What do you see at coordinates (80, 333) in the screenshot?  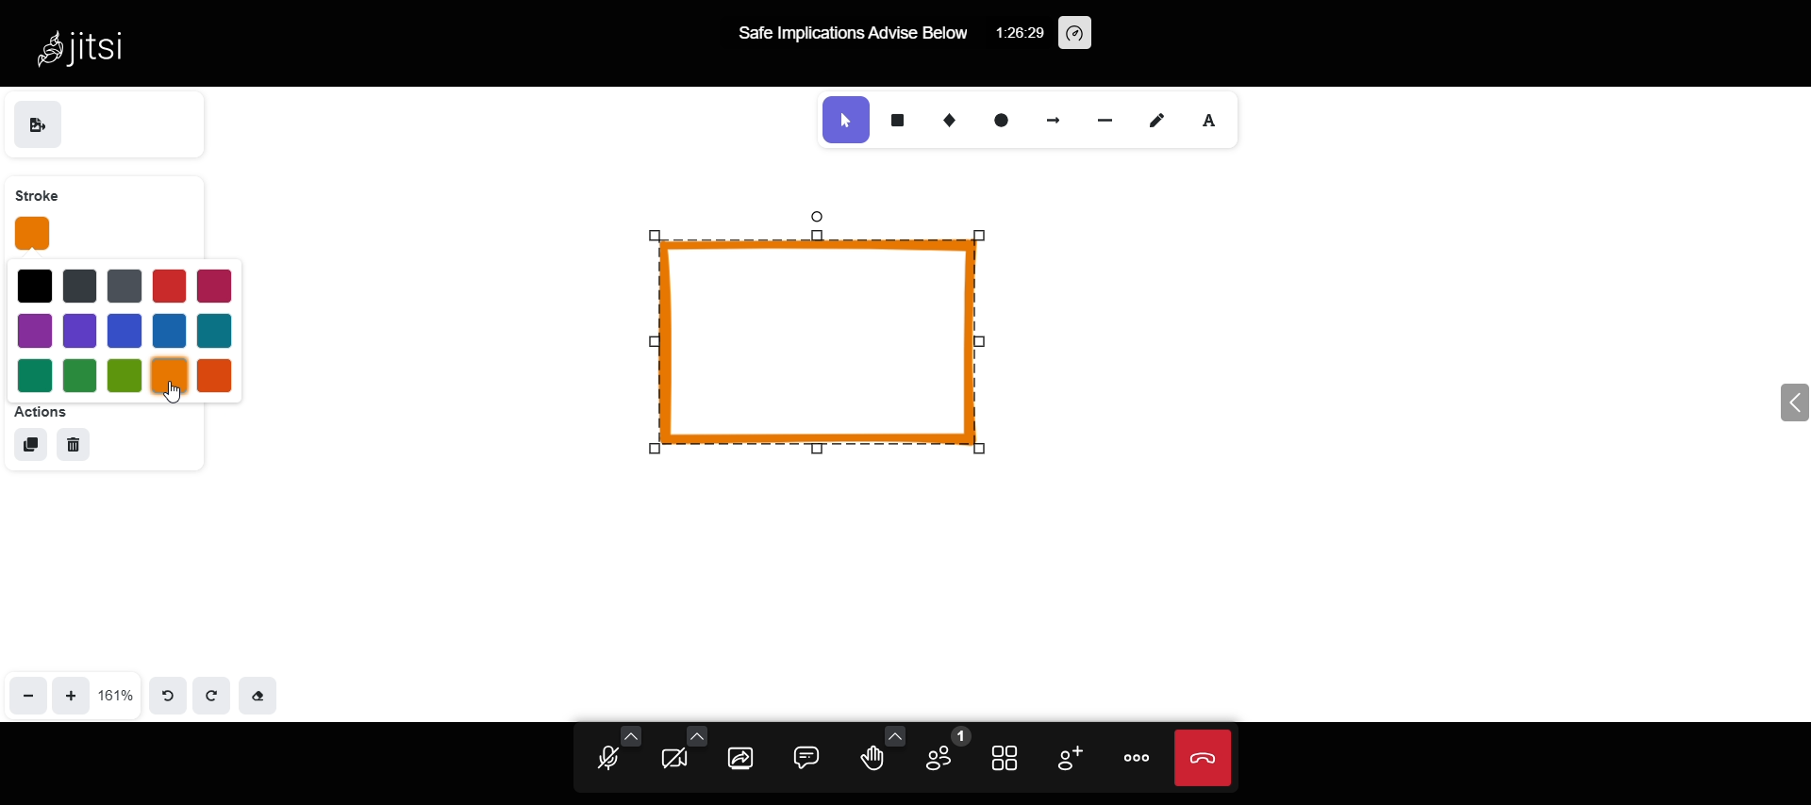 I see `purple 2` at bounding box center [80, 333].